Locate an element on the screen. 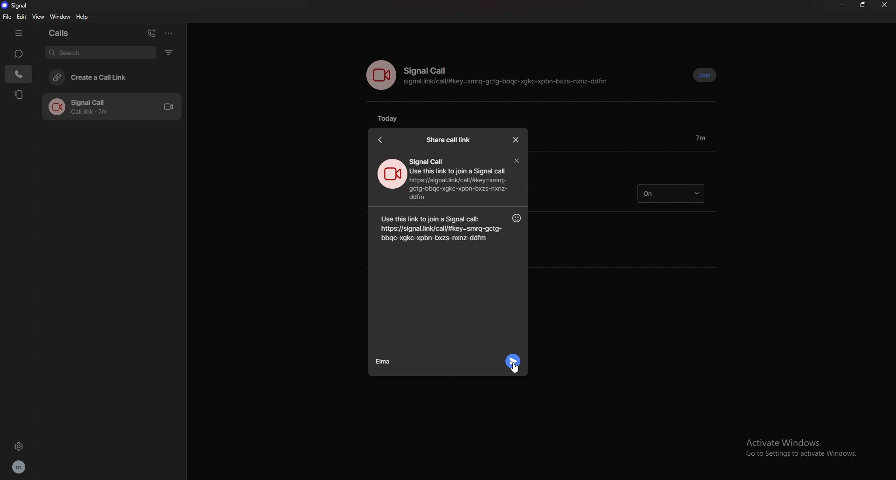 This screenshot has width=896, height=480. filter is located at coordinates (168, 53).